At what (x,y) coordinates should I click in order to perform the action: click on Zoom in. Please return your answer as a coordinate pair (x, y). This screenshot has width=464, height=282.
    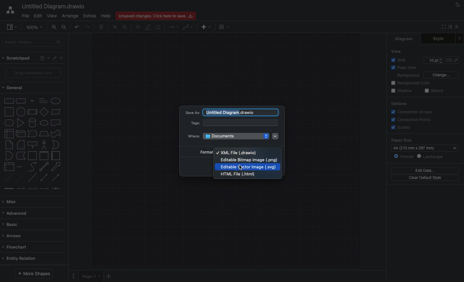
    Looking at the image, I should click on (54, 27).